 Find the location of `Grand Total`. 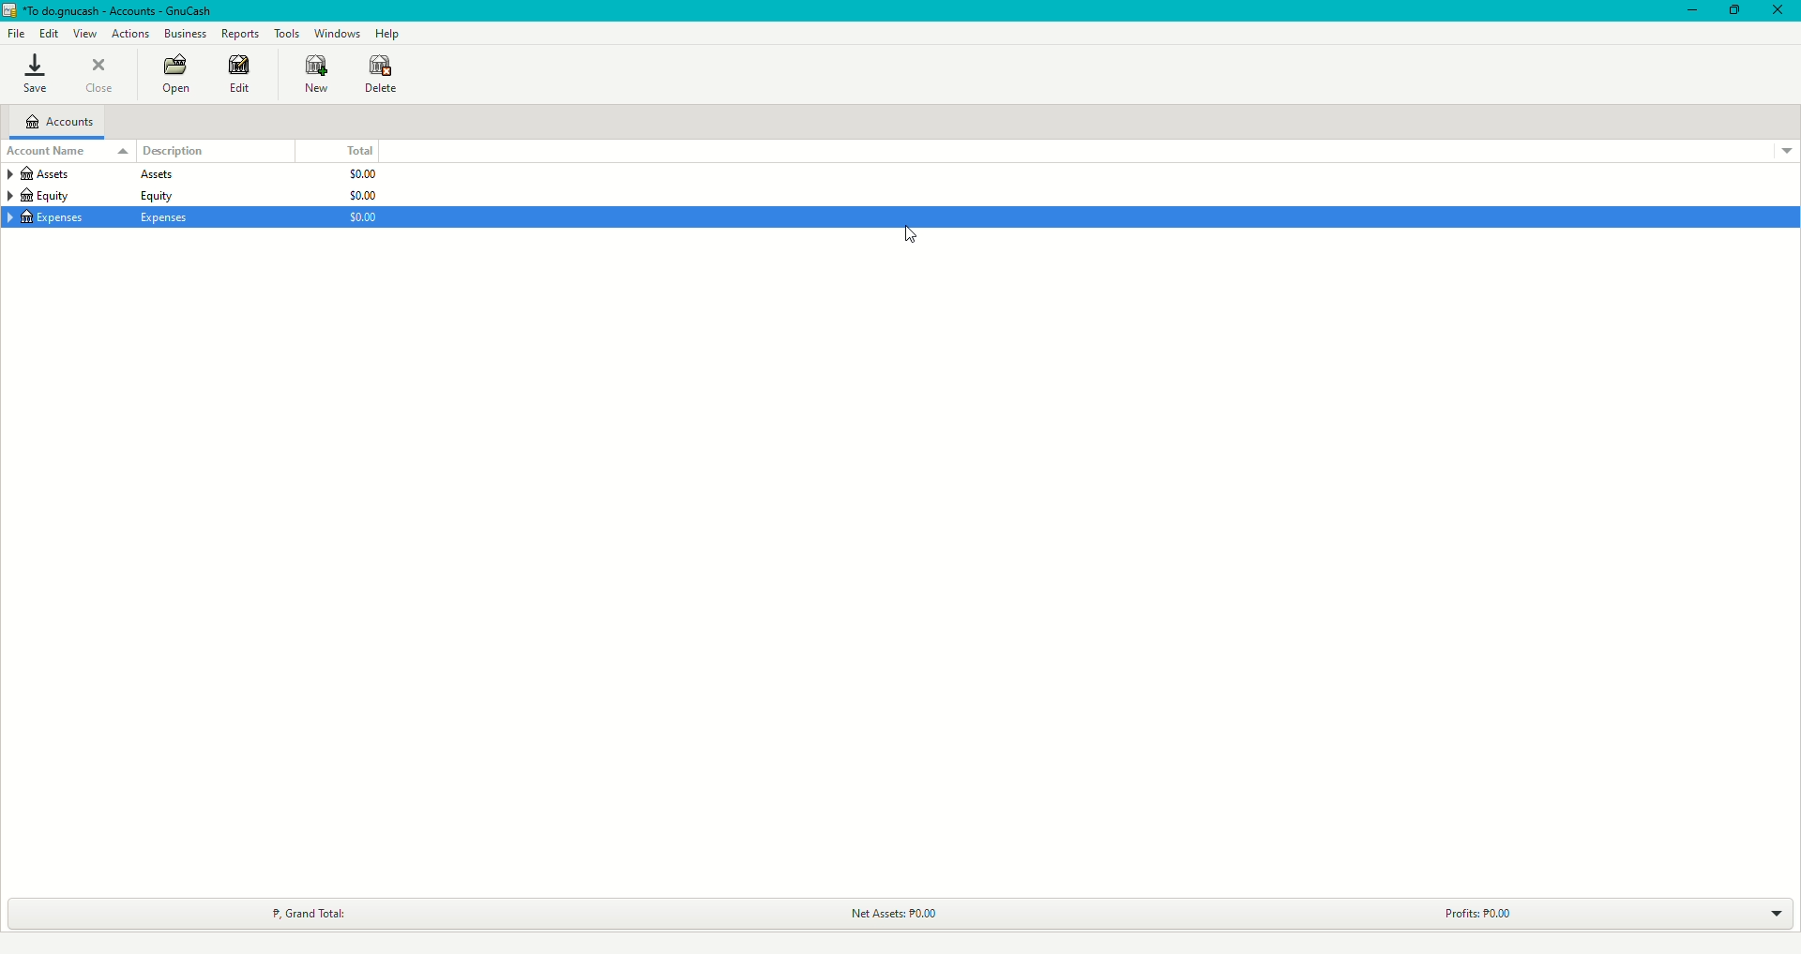

Grand Total is located at coordinates (310, 913).